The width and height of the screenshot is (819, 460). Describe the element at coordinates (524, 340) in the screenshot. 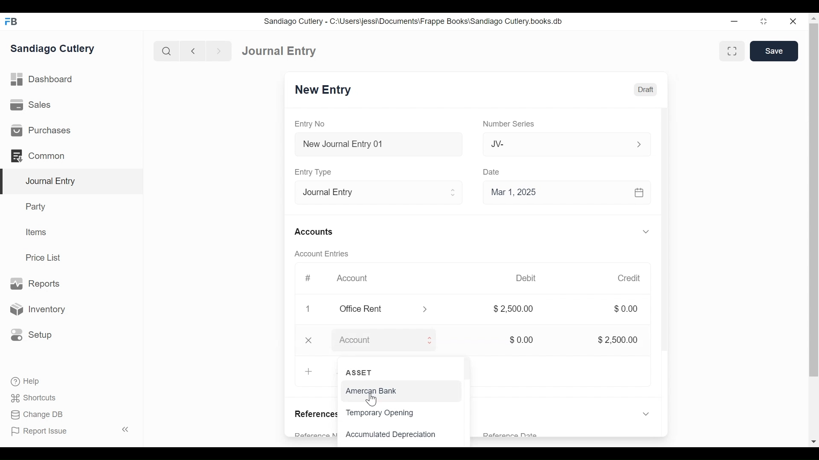

I see `$0.00` at that location.